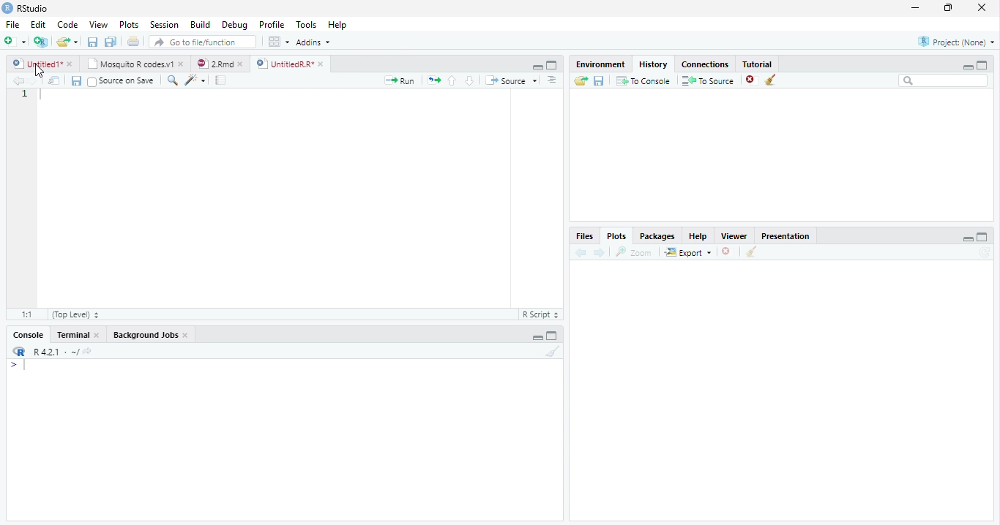 This screenshot has width=1000, height=525. Describe the element at coordinates (135, 64) in the screenshot. I see `Mosquito R Codes.v1` at that location.